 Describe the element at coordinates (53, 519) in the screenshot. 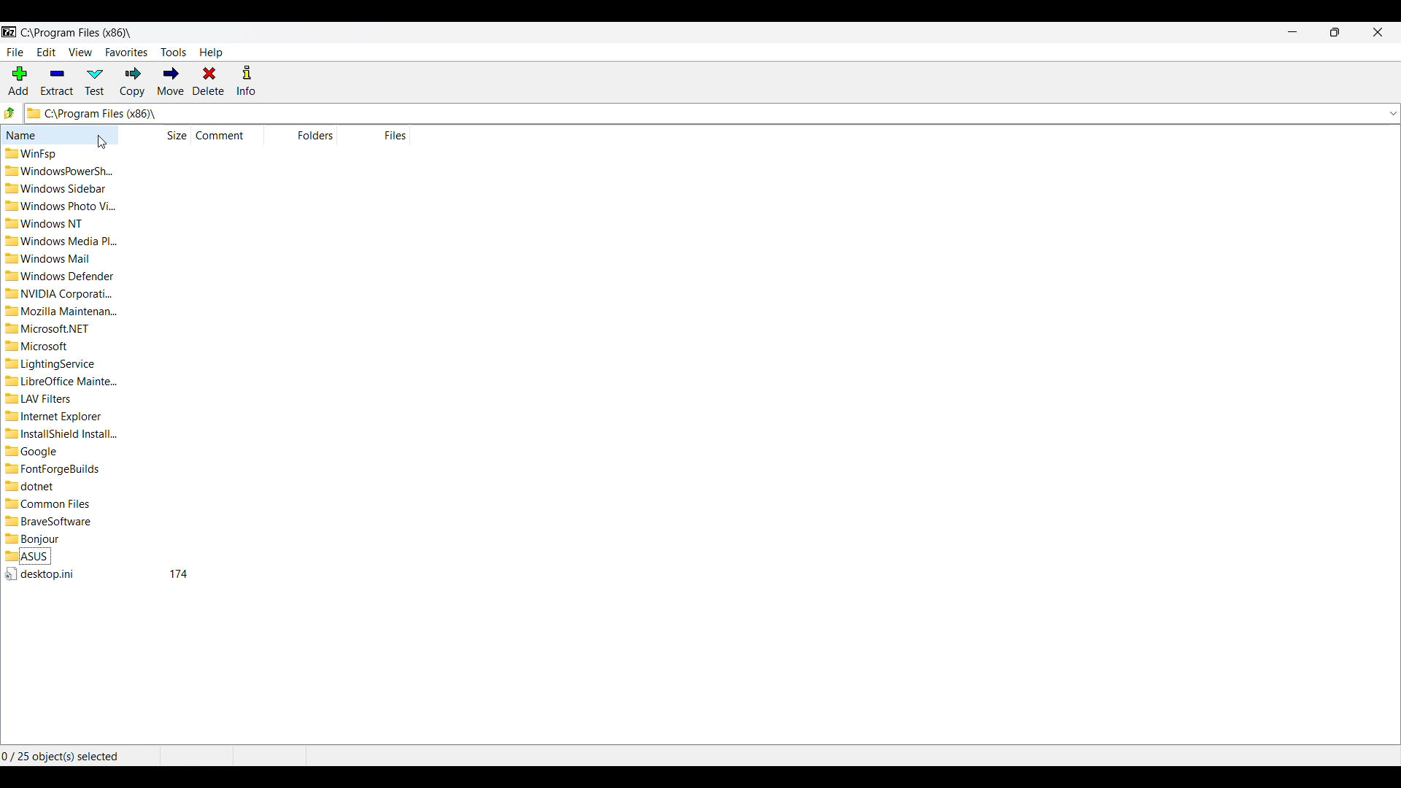

I see `BraveSoftware` at that location.